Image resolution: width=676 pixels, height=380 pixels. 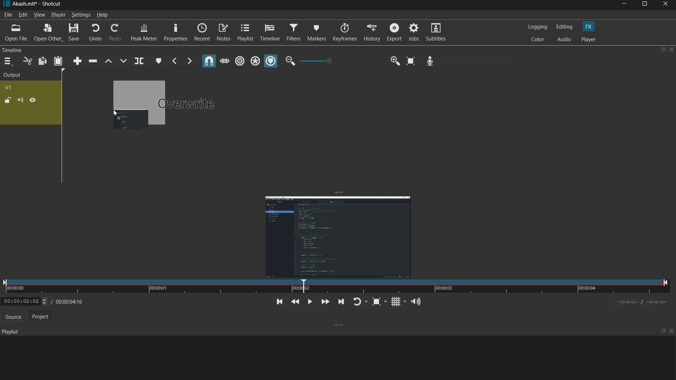 What do you see at coordinates (124, 61) in the screenshot?
I see `overwrite` at bounding box center [124, 61].